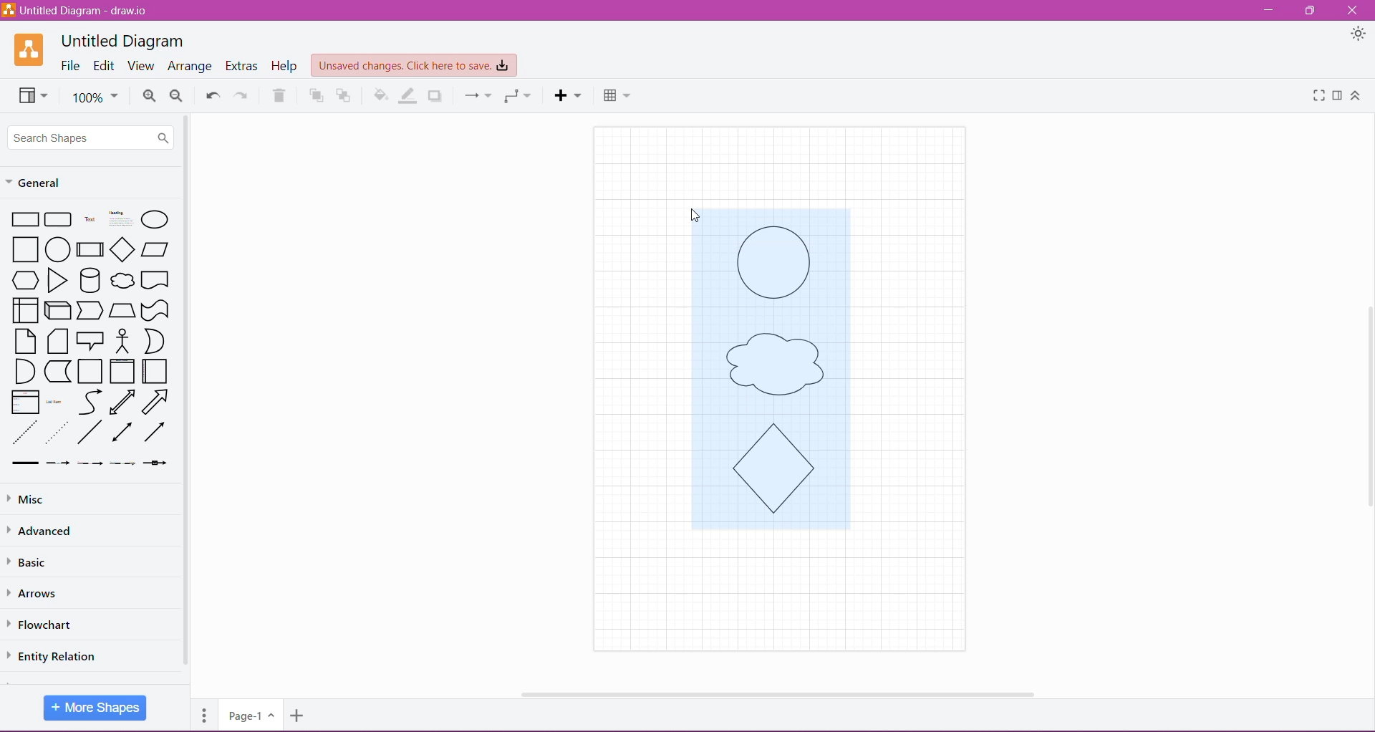 The height and width of the screenshot is (732, 1375). What do you see at coordinates (243, 66) in the screenshot?
I see `Extras` at bounding box center [243, 66].